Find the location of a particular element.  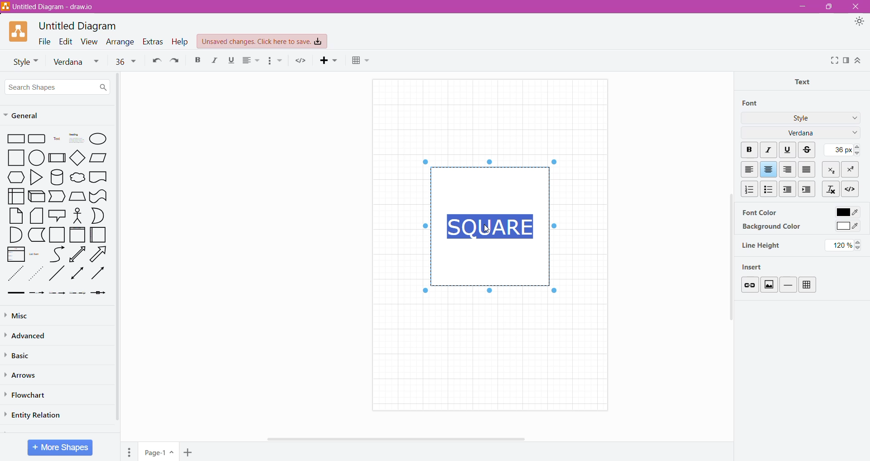

Table is located at coordinates (364, 61).